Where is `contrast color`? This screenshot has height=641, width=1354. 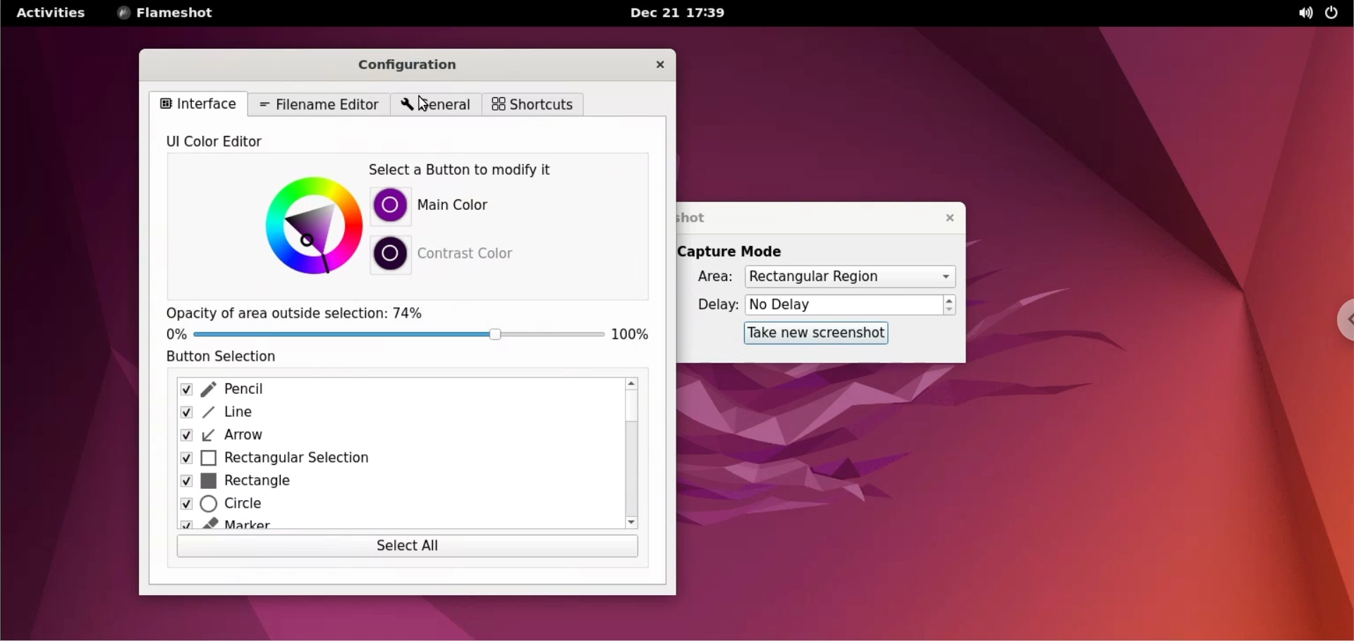 contrast color is located at coordinates (480, 256).